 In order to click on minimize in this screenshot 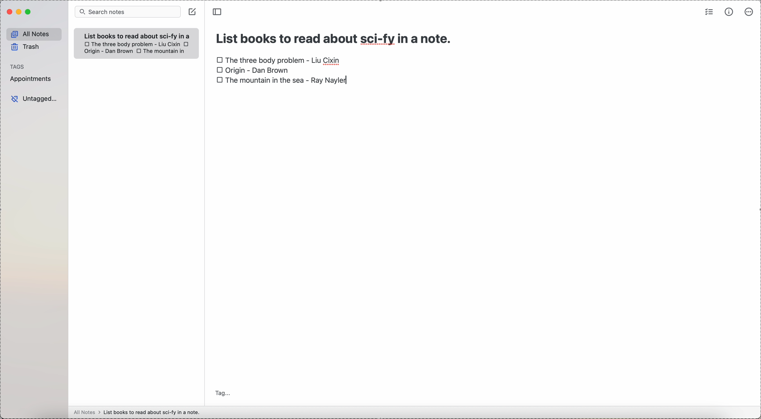, I will do `click(18, 12)`.